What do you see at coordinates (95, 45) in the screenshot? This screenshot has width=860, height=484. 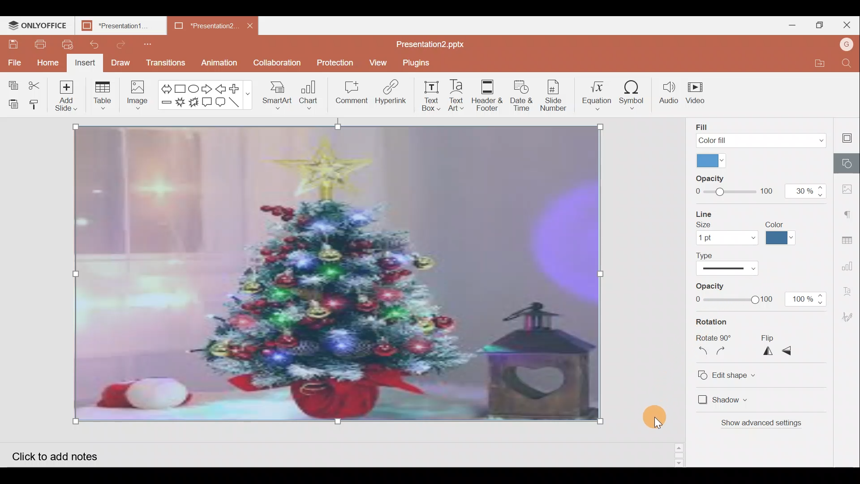 I see `Undo` at bounding box center [95, 45].